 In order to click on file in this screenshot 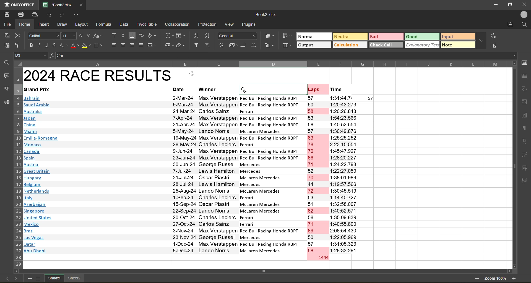, I will do `click(7, 24)`.